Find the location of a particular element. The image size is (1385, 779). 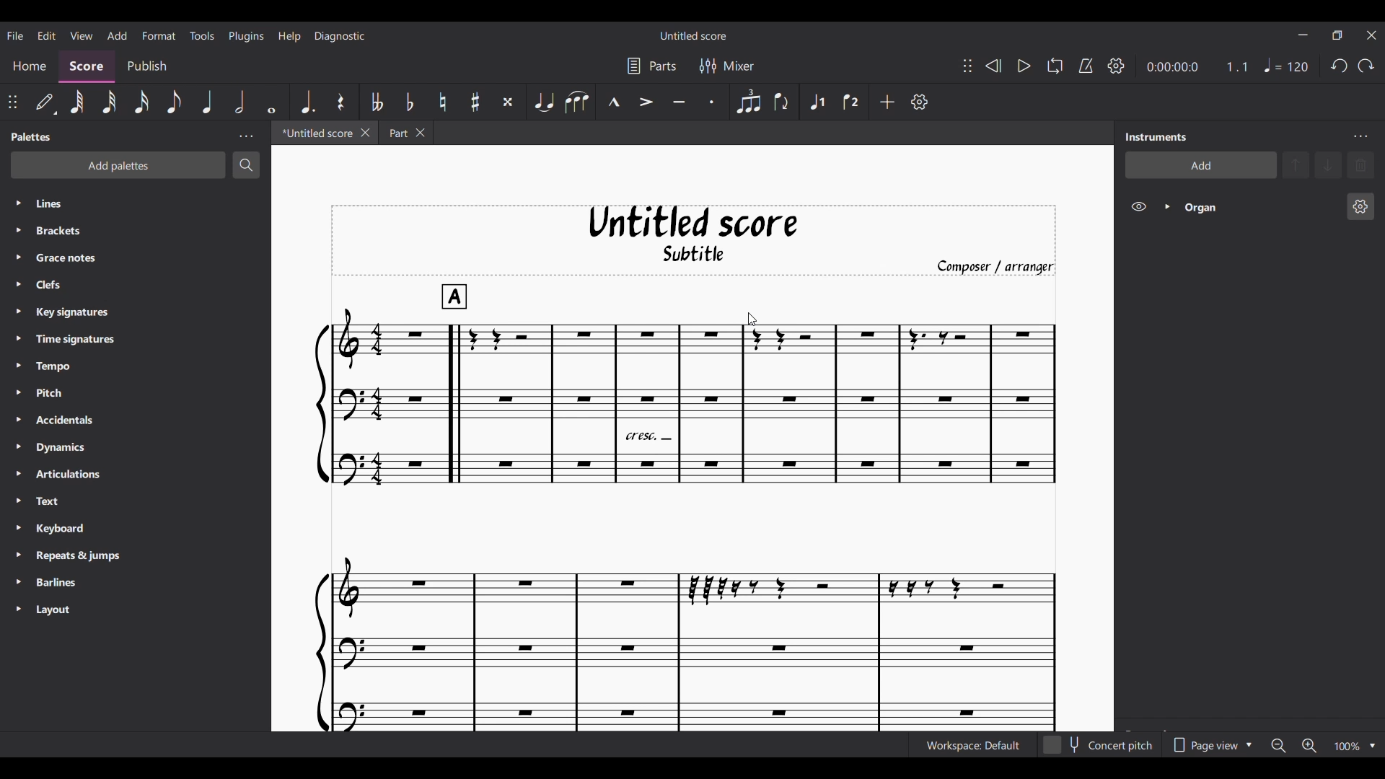

Zoom out is located at coordinates (1279, 746).